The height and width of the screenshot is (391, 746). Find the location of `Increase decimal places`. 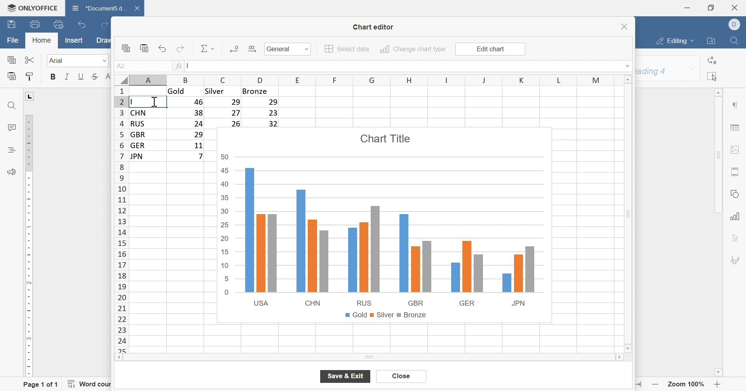

Increase decimal places is located at coordinates (251, 48).